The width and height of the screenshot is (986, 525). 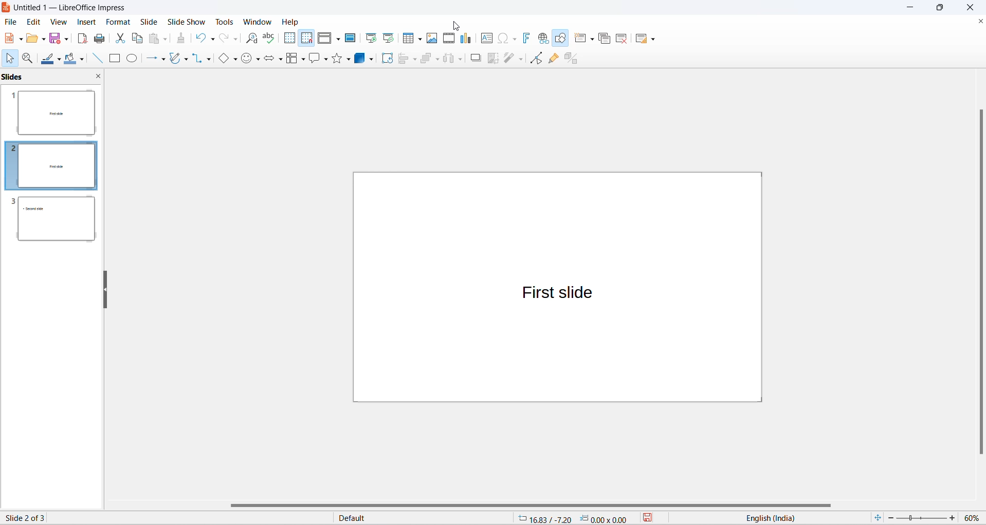 I want to click on maximize, so click(x=941, y=8).